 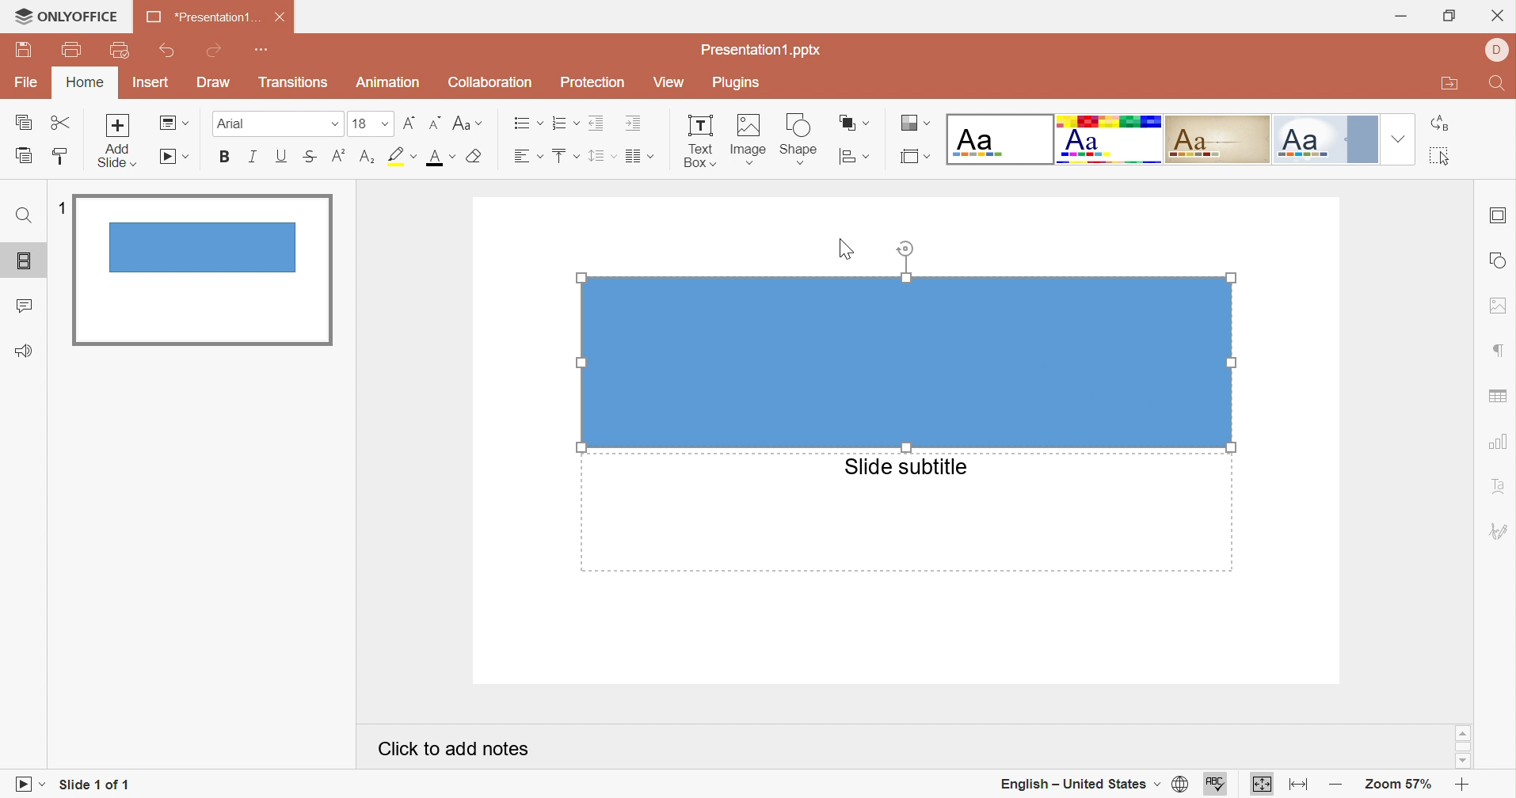 I want to click on Minimize, so click(x=1404, y=19).